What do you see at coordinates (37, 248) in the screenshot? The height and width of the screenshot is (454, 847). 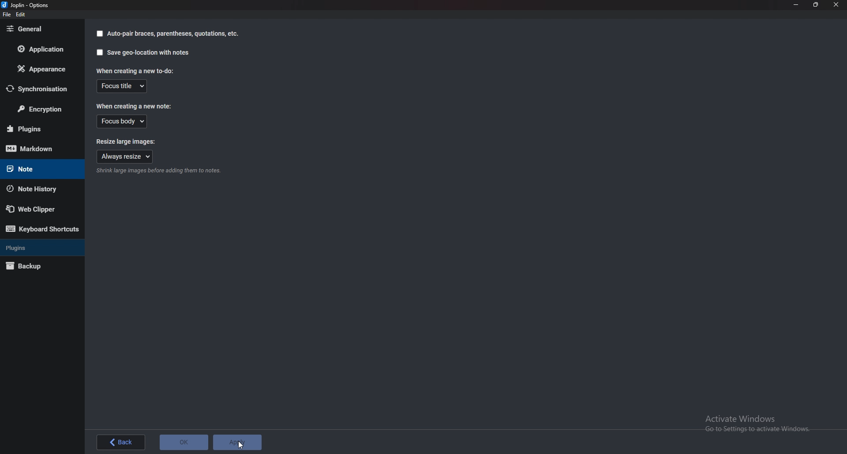 I see `plugins` at bounding box center [37, 248].